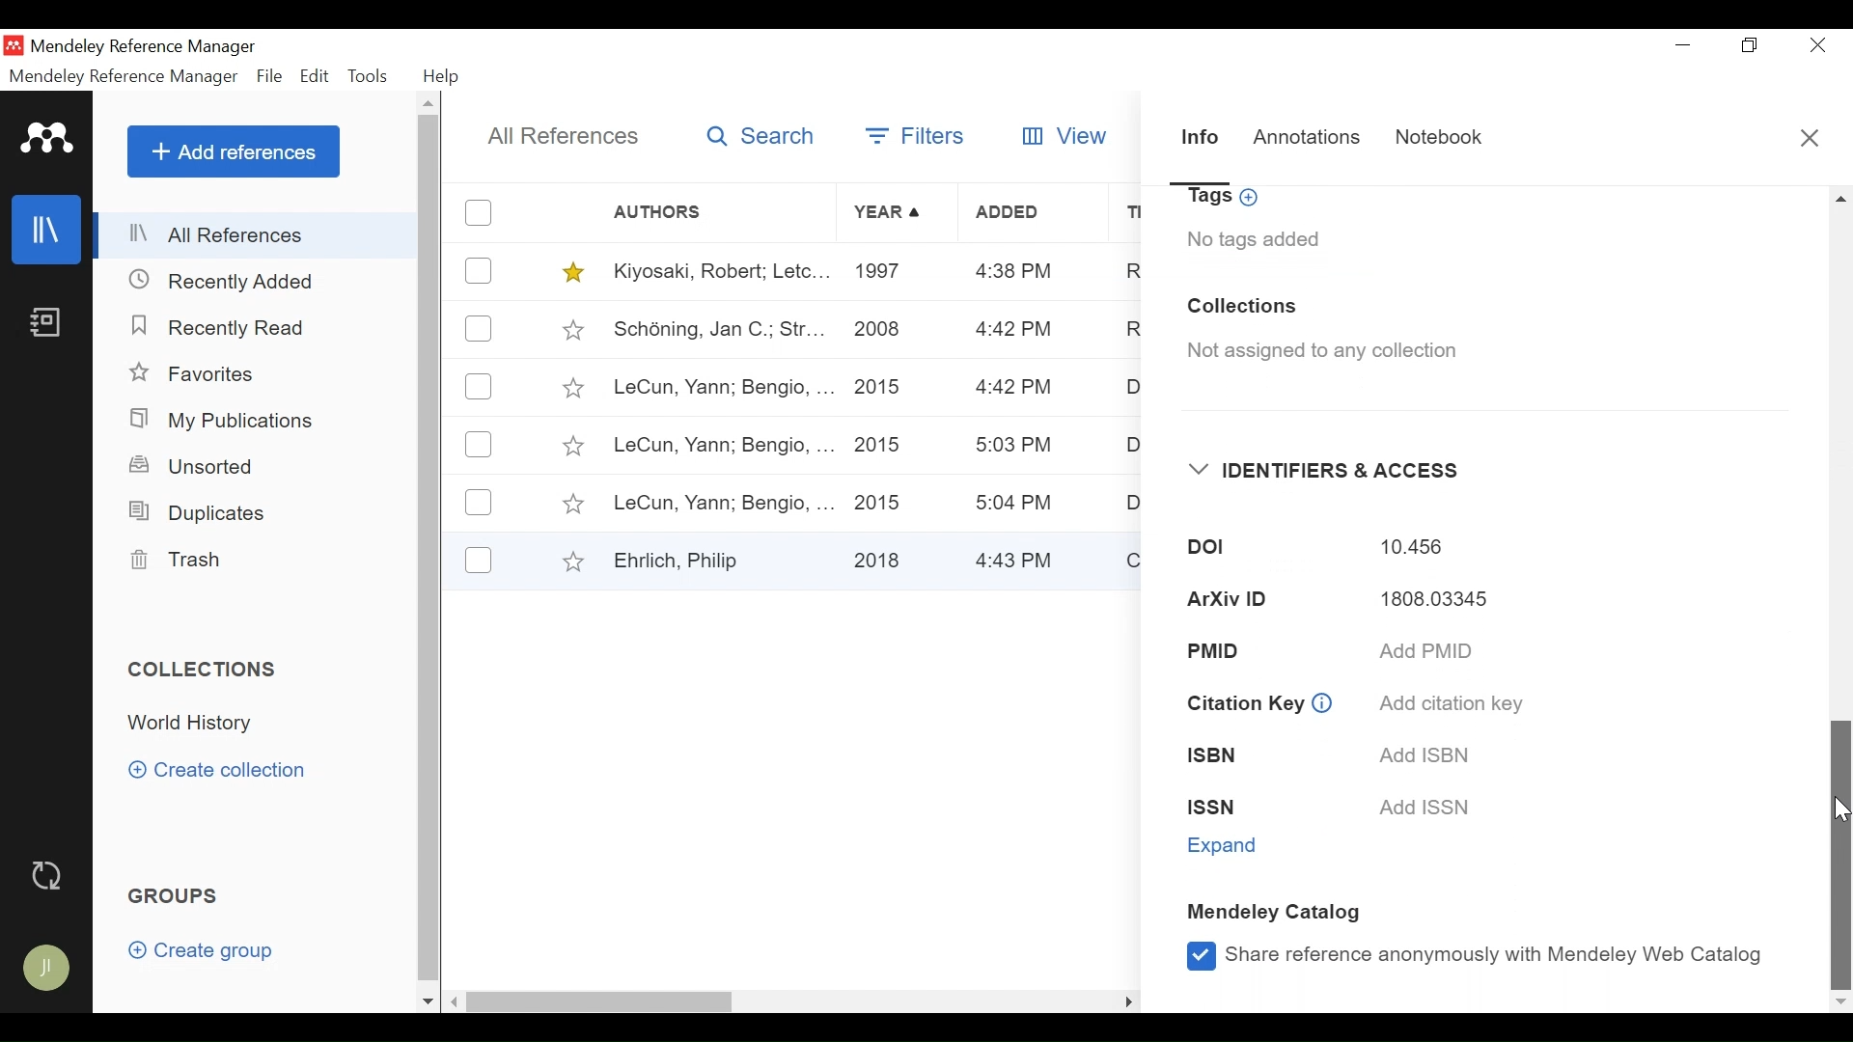 The image size is (1853, 1042). I want to click on Library, so click(43, 230).